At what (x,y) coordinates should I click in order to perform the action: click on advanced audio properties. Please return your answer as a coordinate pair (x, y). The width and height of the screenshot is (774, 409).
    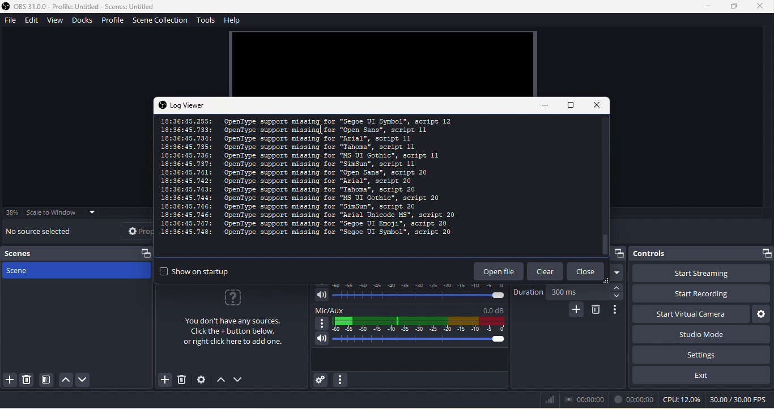
    Looking at the image, I should click on (322, 380).